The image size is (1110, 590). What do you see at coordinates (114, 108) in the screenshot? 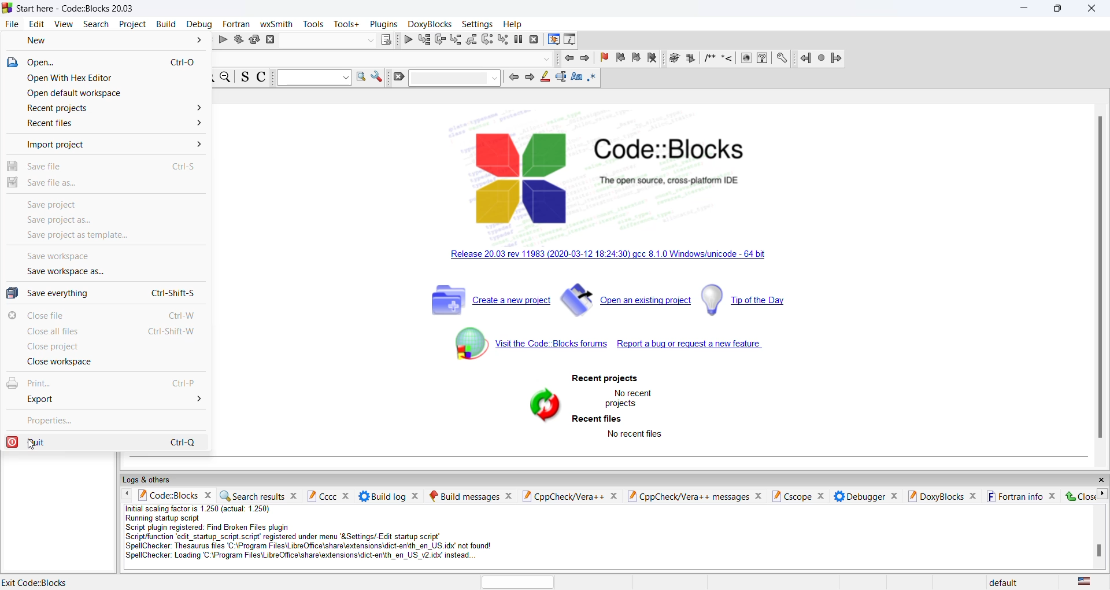
I see `Recent projects` at bounding box center [114, 108].